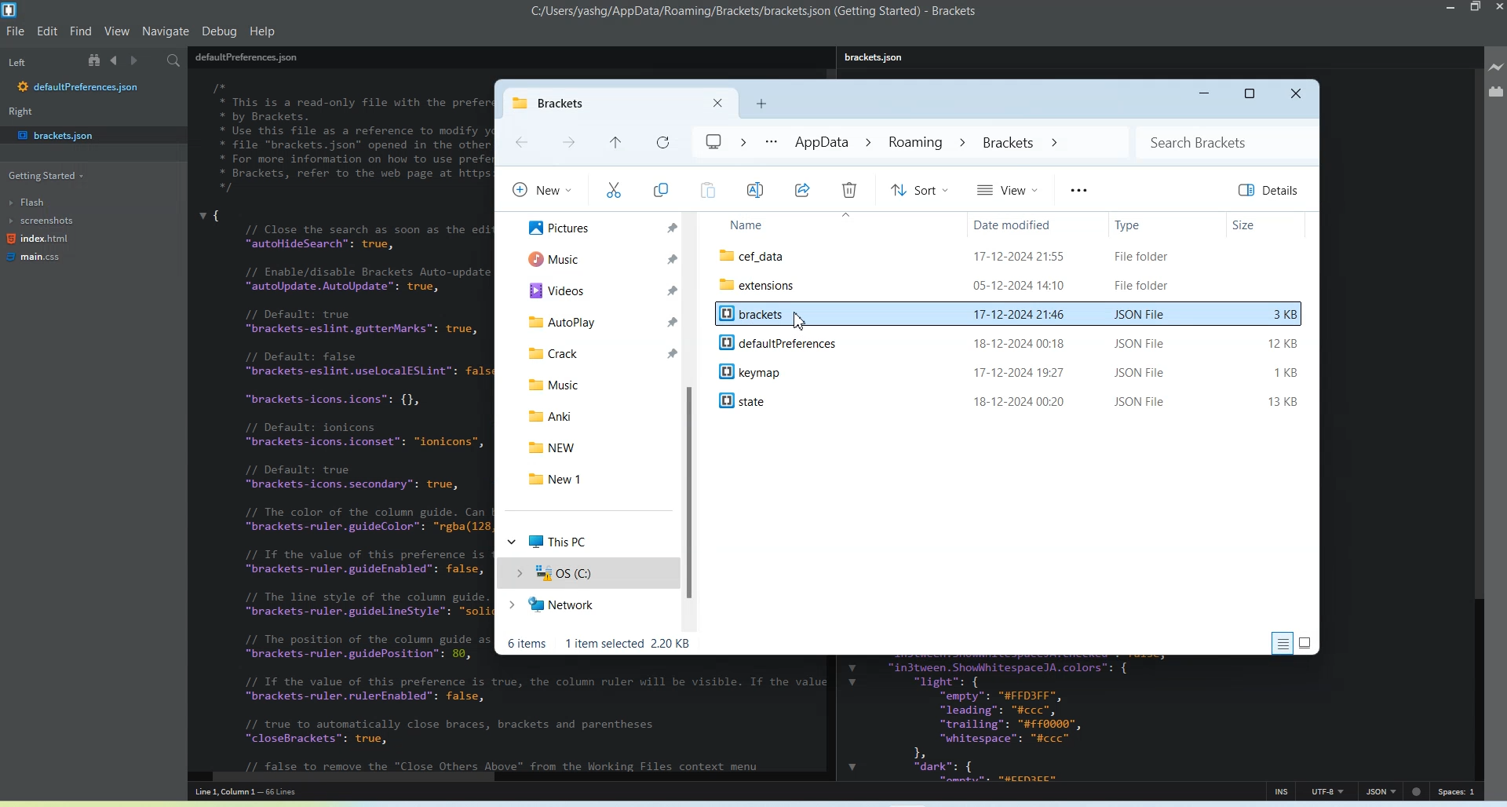 Image resolution: width=1507 pixels, height=807 pixels. What do you see at coordinates (38, 241) in the screenshot?
I see `index.html` at bounding box center [38, 241].